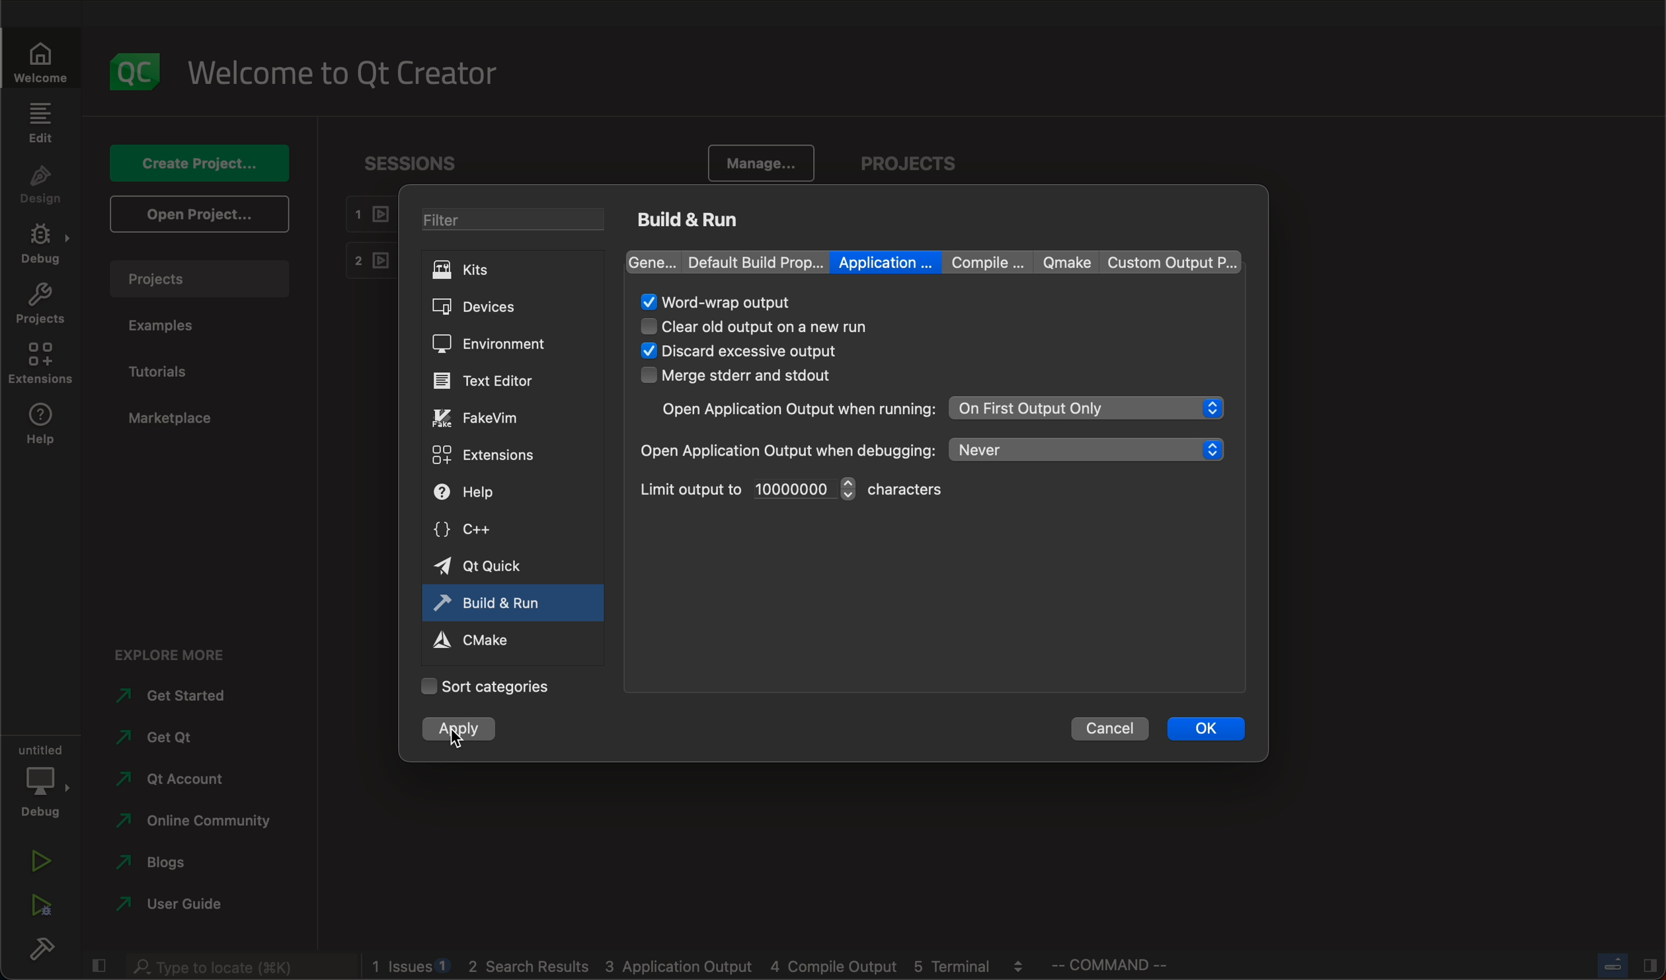 The width and height of the screenshot is (1666, 980). What do you see at coordinates (133, 69) in the screenshot?
I see `logo` at bounding box center [133, 69].